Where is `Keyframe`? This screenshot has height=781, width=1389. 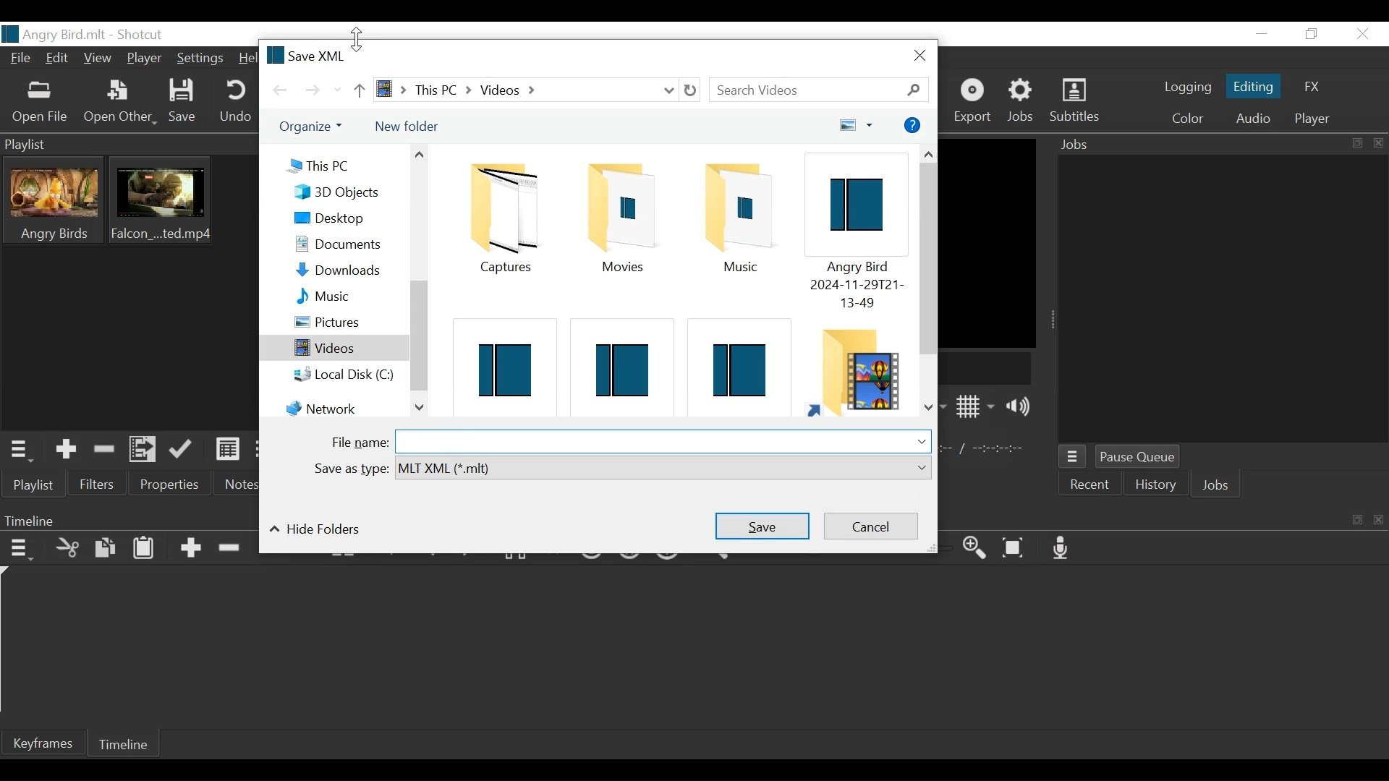 Keyframe is located at coordinates (50, 745).